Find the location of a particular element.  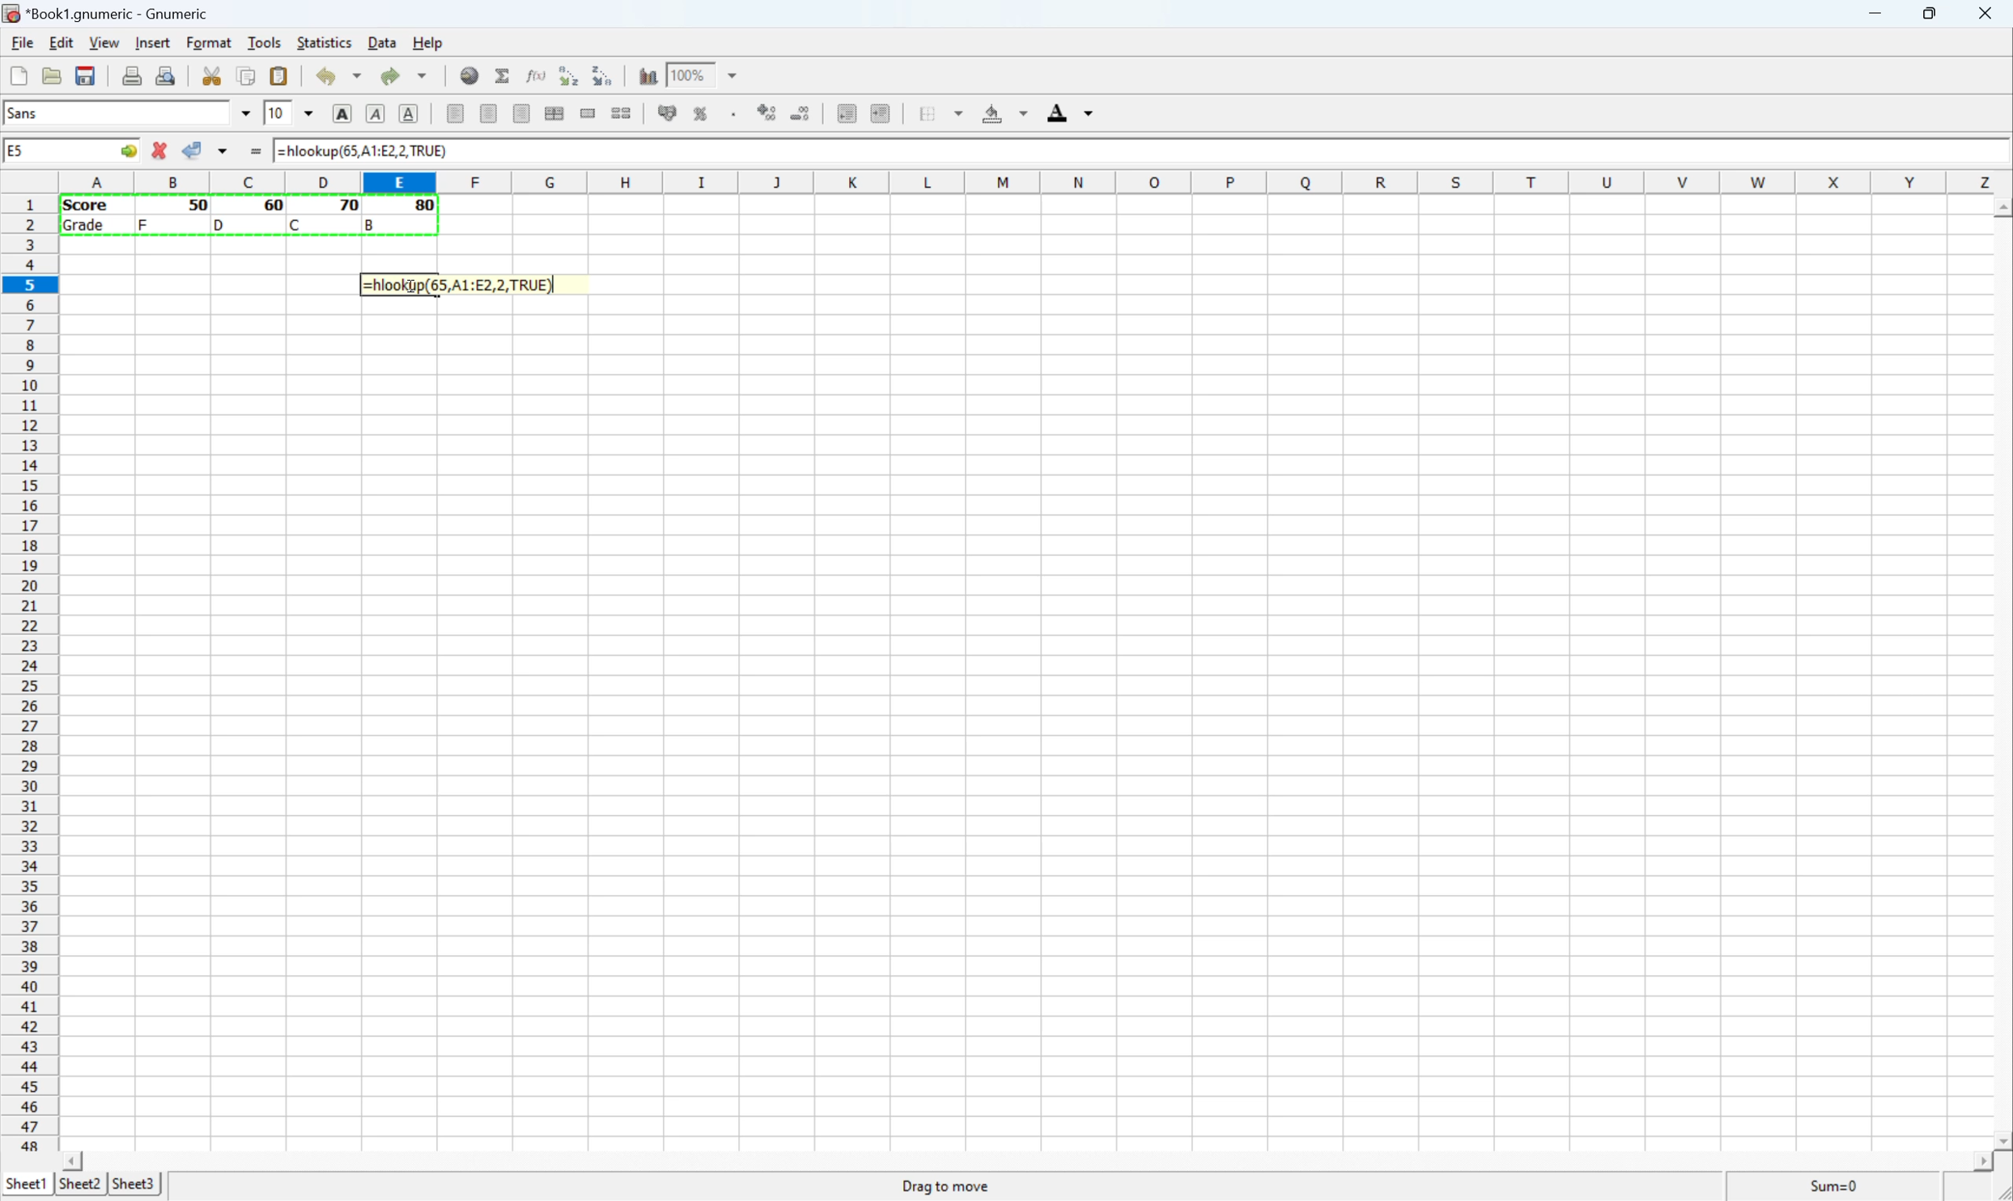

Drop Down is located at coordinates (731, 77).